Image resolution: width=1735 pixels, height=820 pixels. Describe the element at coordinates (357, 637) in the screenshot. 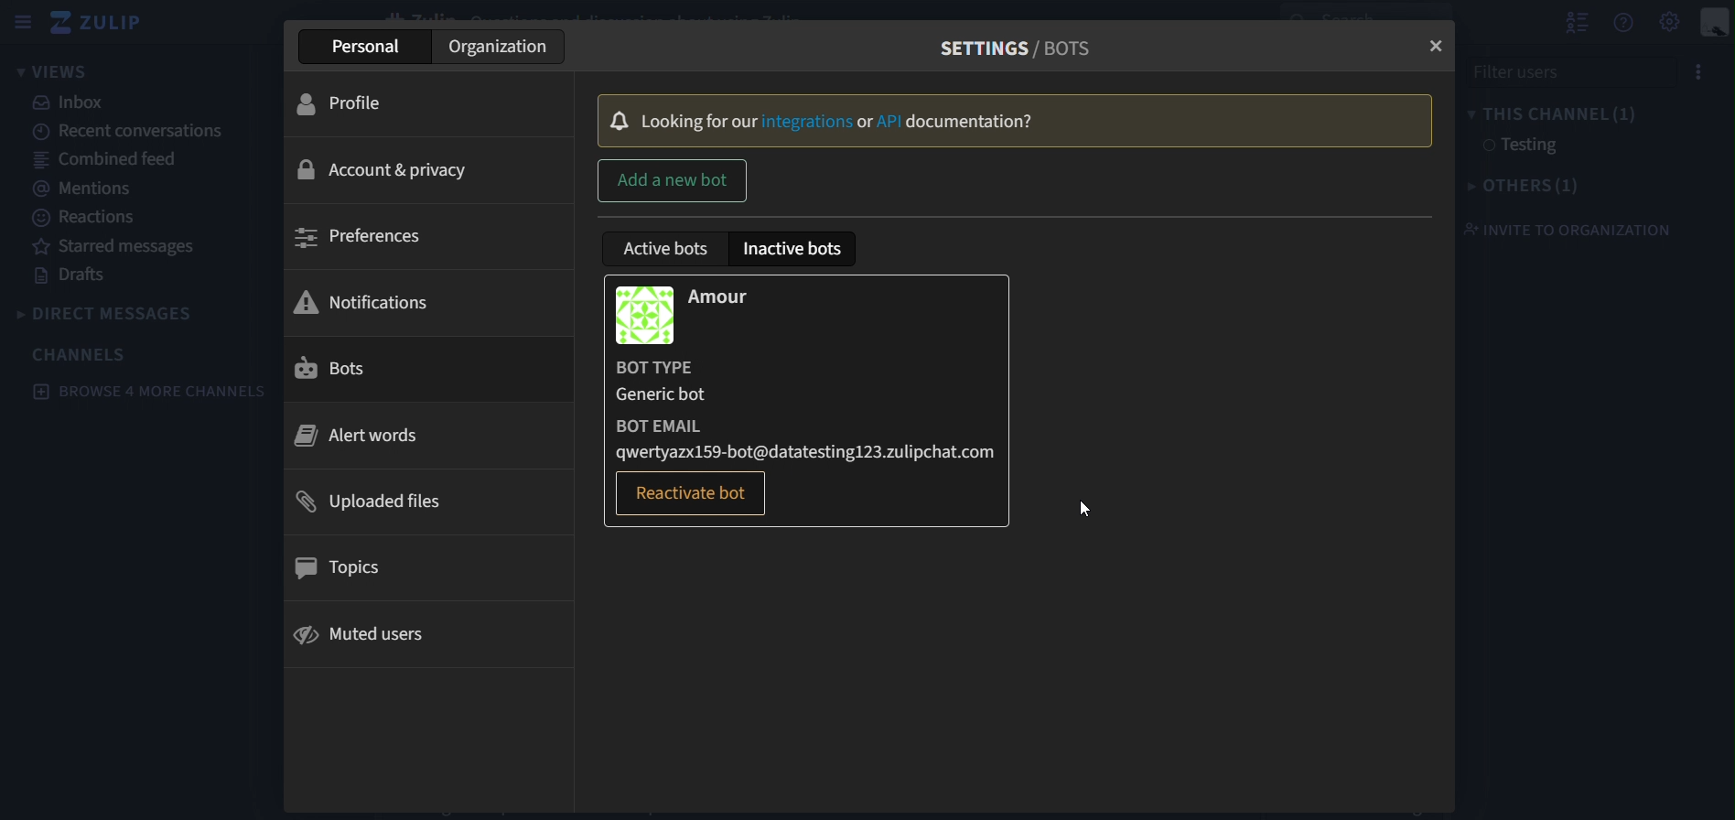

I see `muted users` at that location.